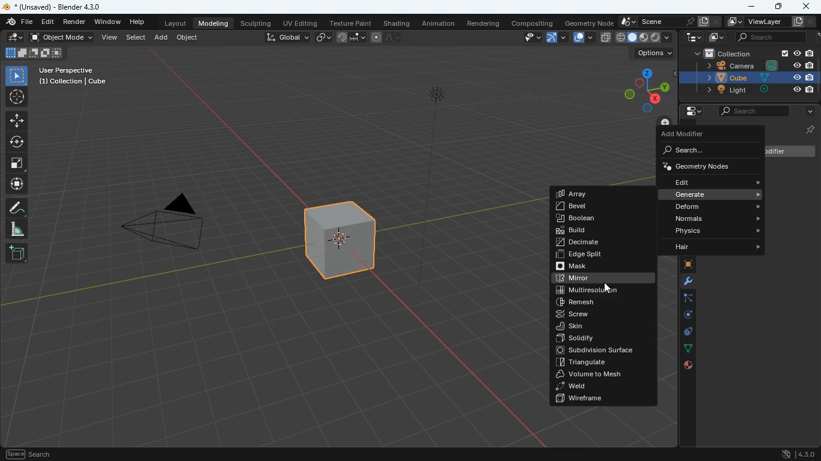  I want to click on add, so click(162, 38).